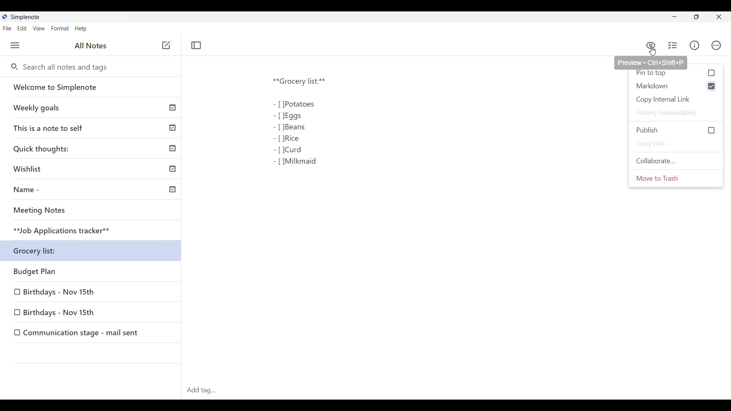  Describe the element at coordinates (667, 86) in the screenshot. I see `Markdown` at that location.